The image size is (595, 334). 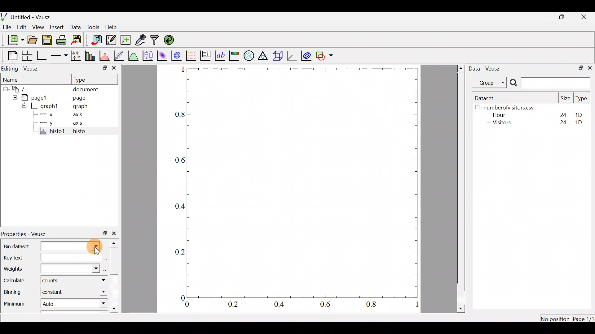 What do you see at coordinates (38, 27) in the screenshot?
I see `View` at bounding box center [38, 27].